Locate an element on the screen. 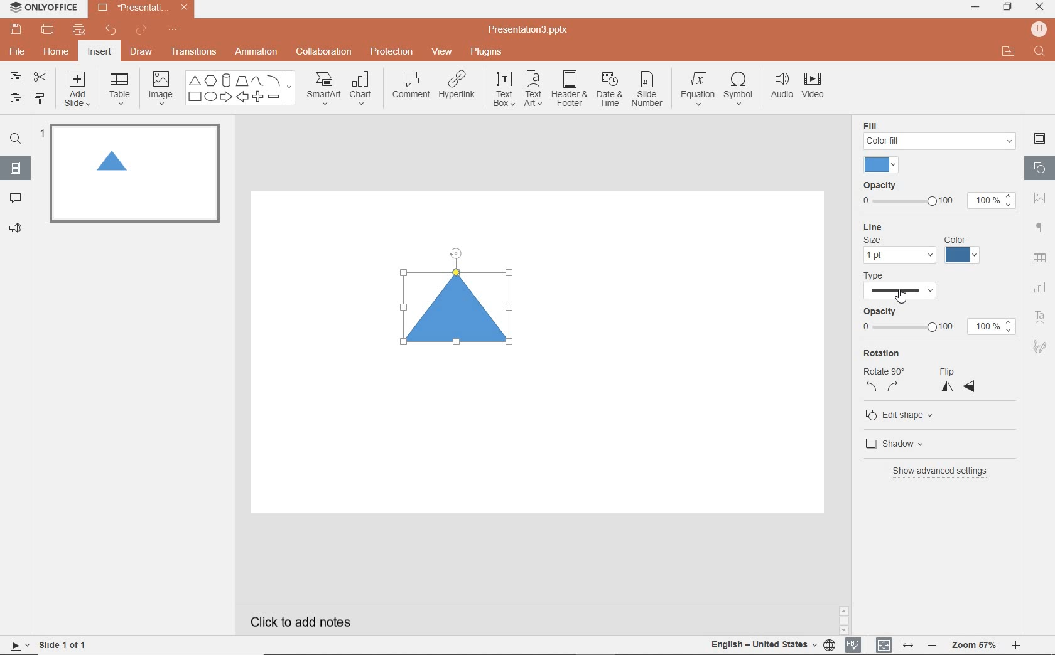  SLIDES is located at coordinates (16, 168).